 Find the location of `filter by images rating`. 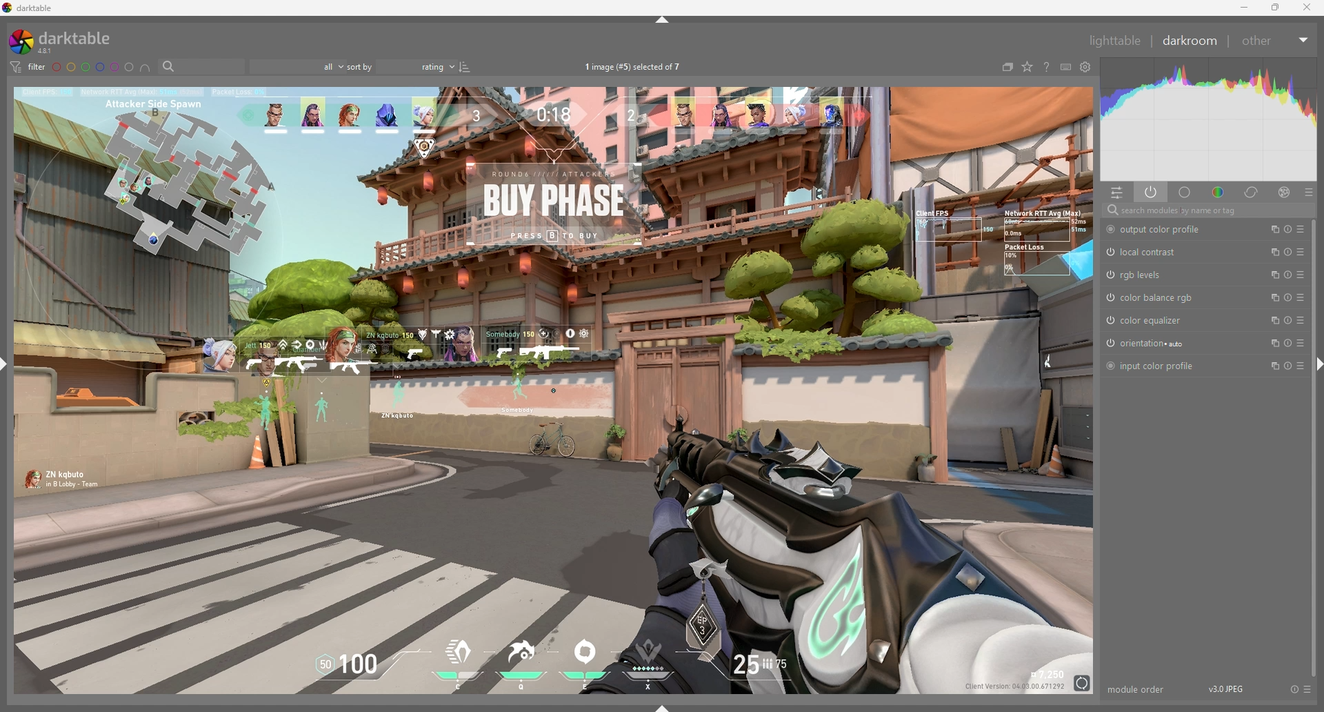

filter by images rating is located at coordinates (297, 67).